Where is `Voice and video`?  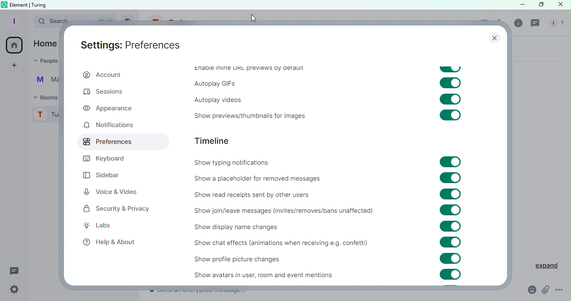
Voice and video is located at coordinates (111, 191).